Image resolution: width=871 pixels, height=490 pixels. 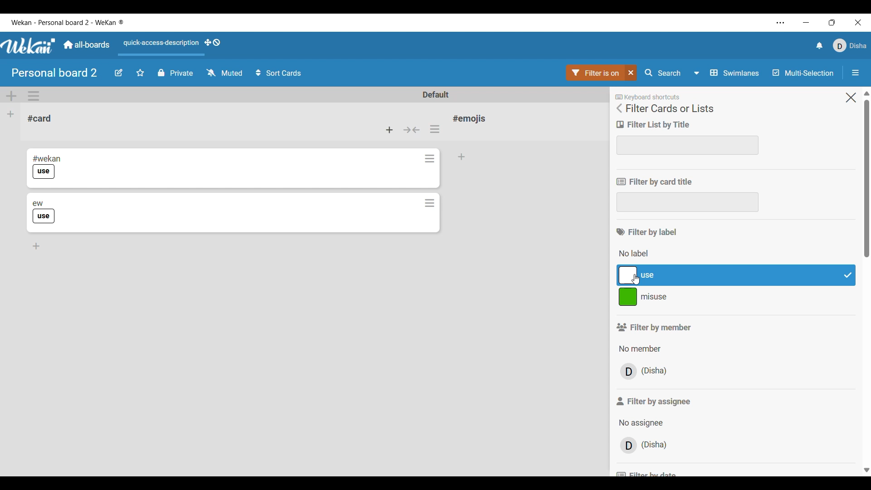 I want to click on Toggle for multi-selection, so click(x=803, y=73).